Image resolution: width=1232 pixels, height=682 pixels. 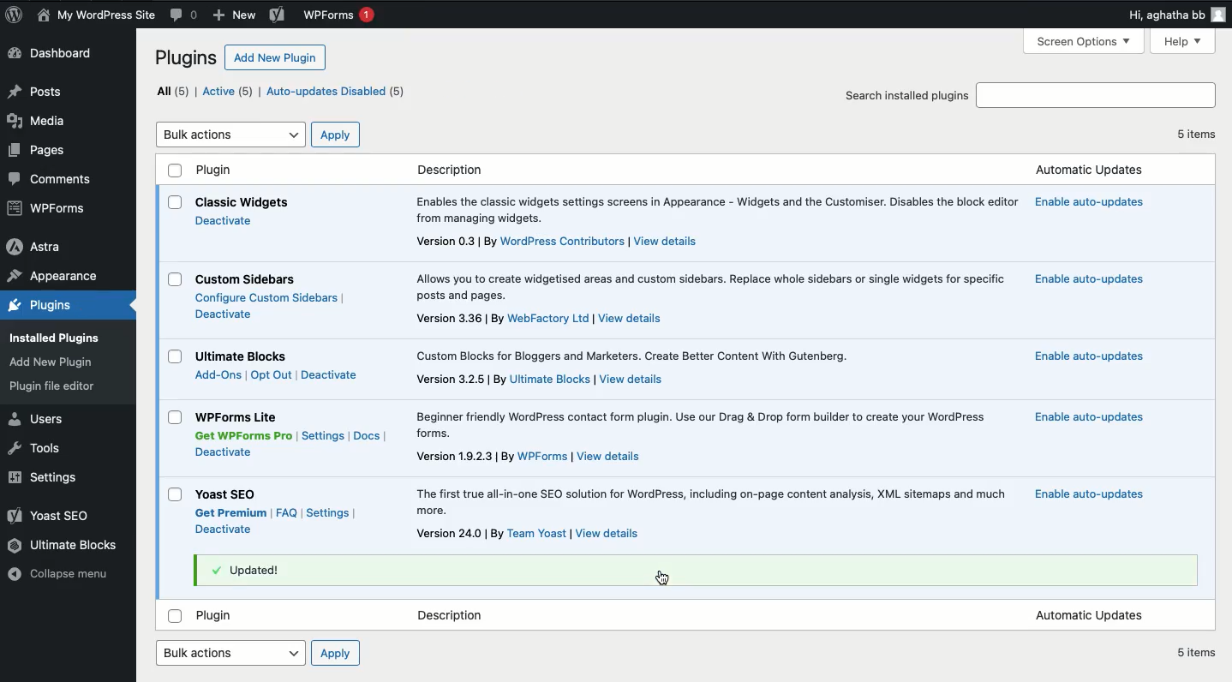 What do you see at coordinates (1087, 170) in the screenshot?
I see `Automatic updates` at bounding box center [1087, 170].